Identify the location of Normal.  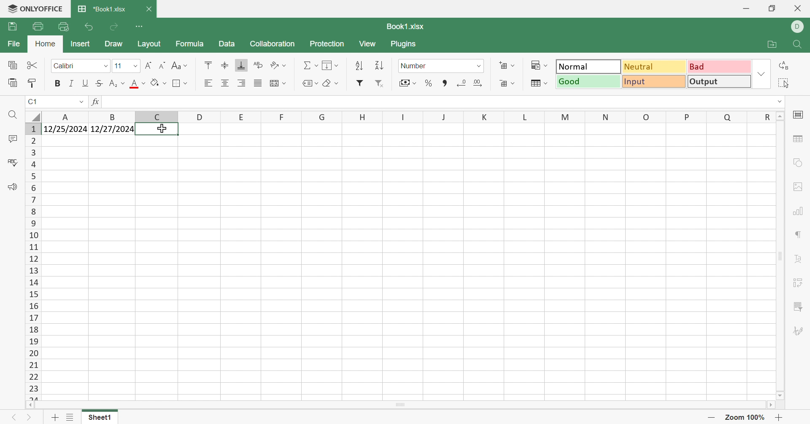
(589, 66).